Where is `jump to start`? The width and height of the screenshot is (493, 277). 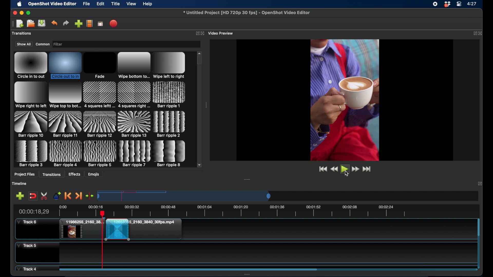 jump to start is located at coordinates (322, 169).